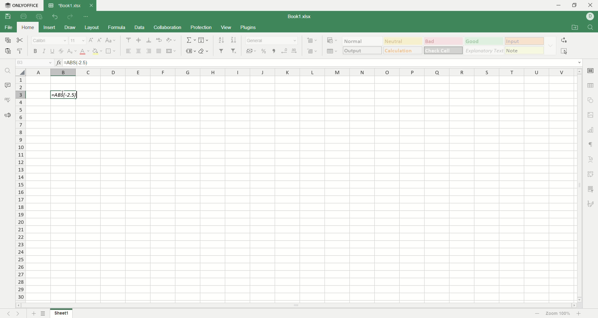 The height and width of the screenshot is (318, 598). I want to click on sort ascending, so click(222, 40).